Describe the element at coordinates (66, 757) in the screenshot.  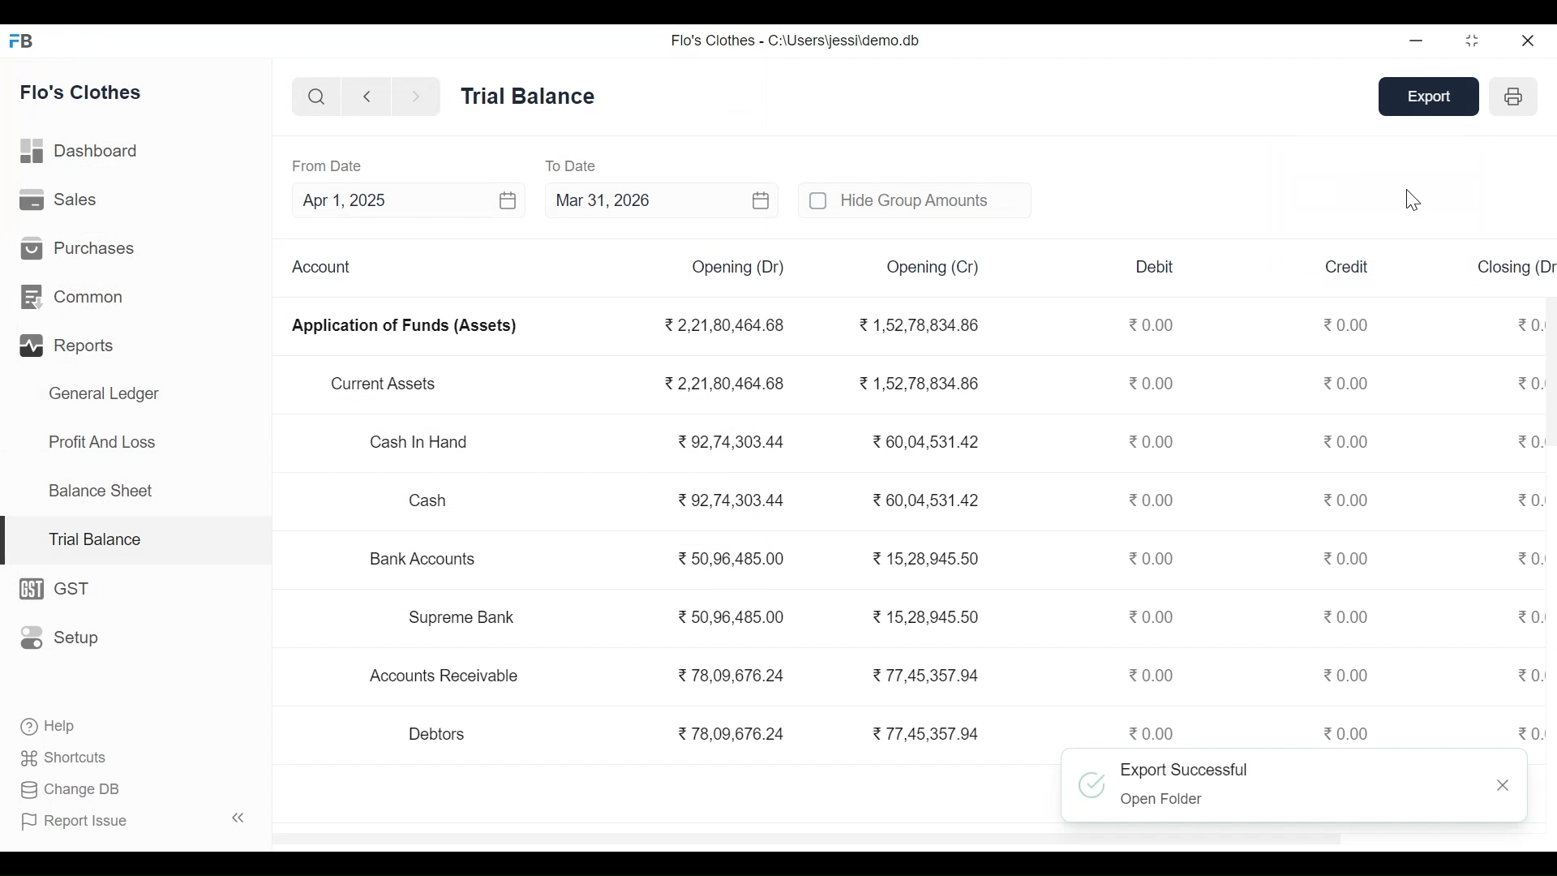
I see `Shortcuts` at that location.